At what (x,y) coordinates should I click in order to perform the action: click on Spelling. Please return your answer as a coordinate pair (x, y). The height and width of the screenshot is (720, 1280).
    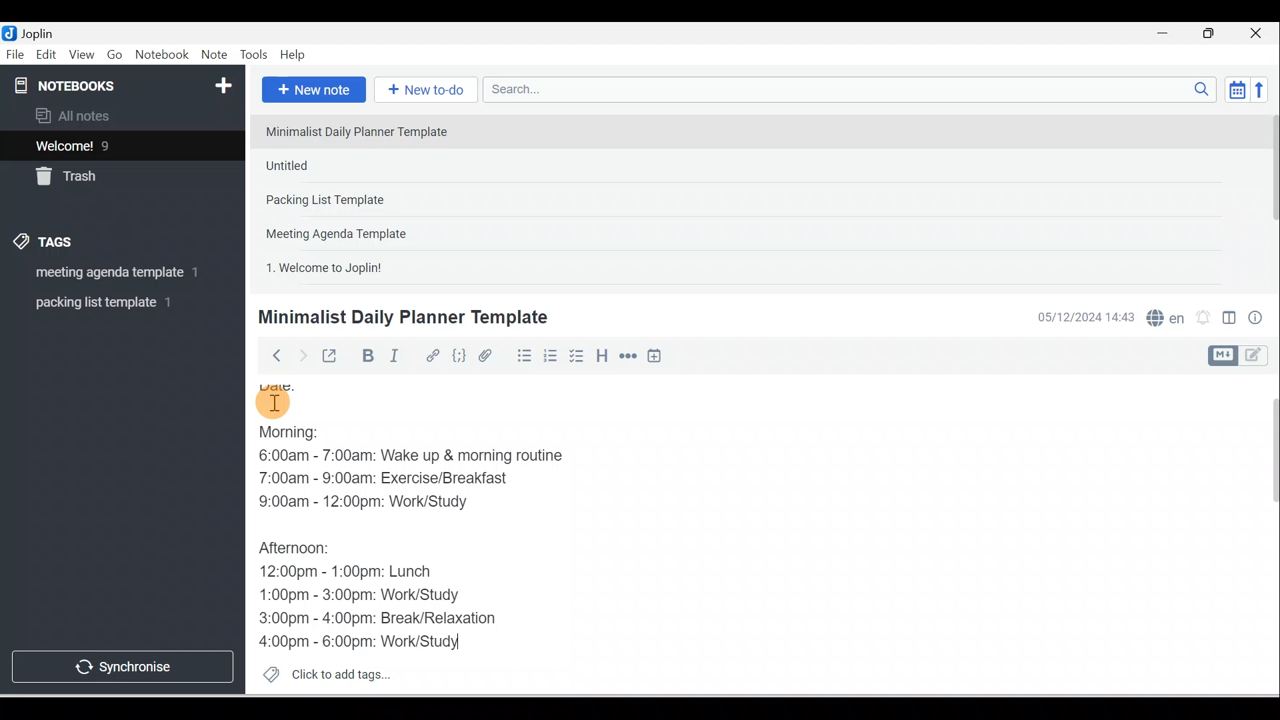
    Looking at the image, I should click on (1163, 316).